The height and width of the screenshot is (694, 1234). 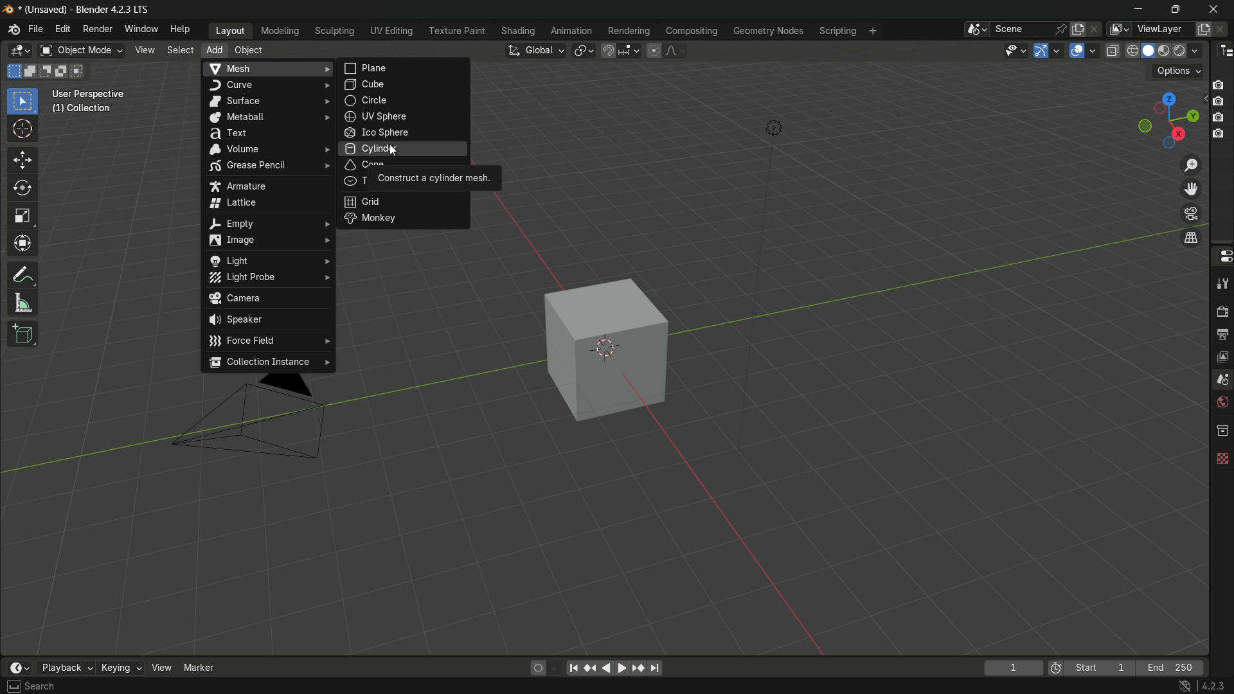 What do you see at coordinates (600, 346) in the screenshot?
I see `cube` at bounding box center [600, 346].